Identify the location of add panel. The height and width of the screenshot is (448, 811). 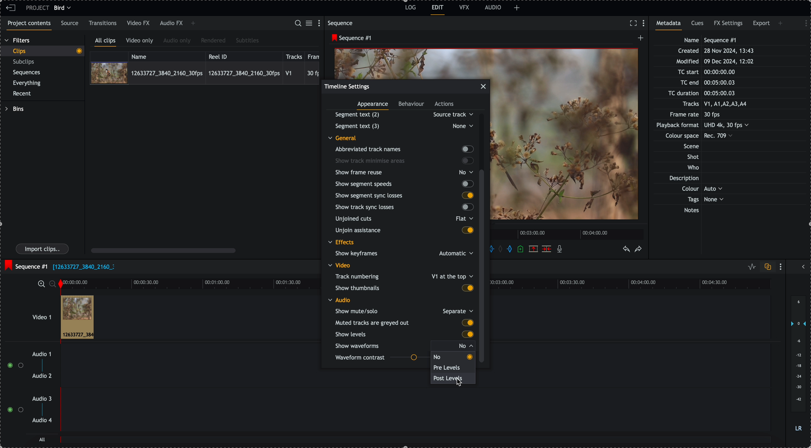
(781, 23).